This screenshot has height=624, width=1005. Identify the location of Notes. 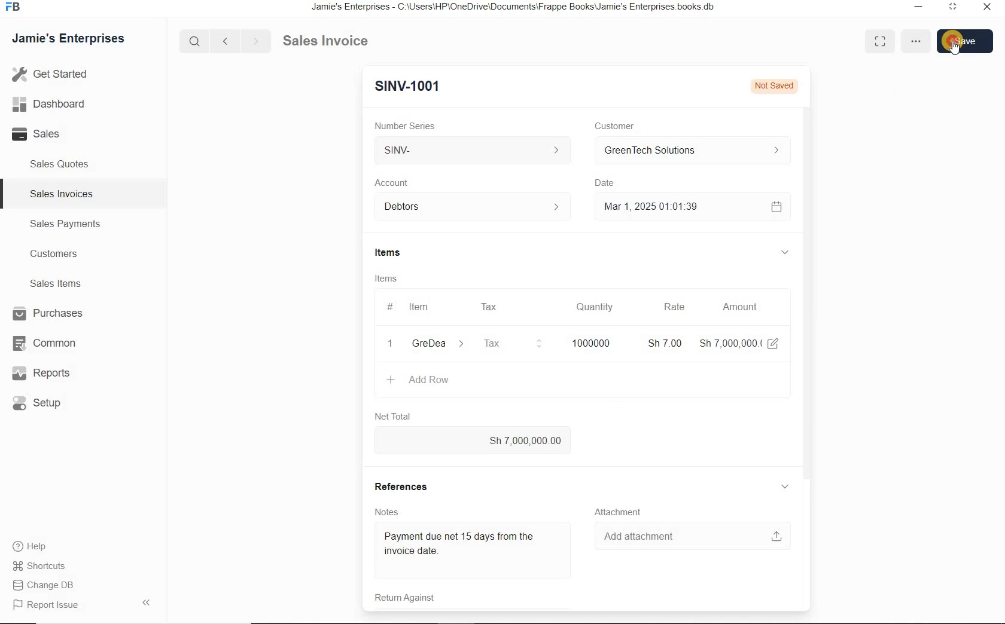
(382, 511).